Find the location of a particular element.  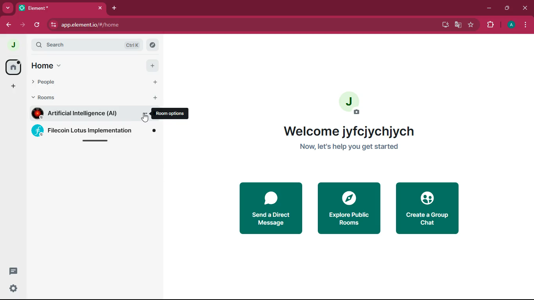

message is located at coordinates (13, 271).